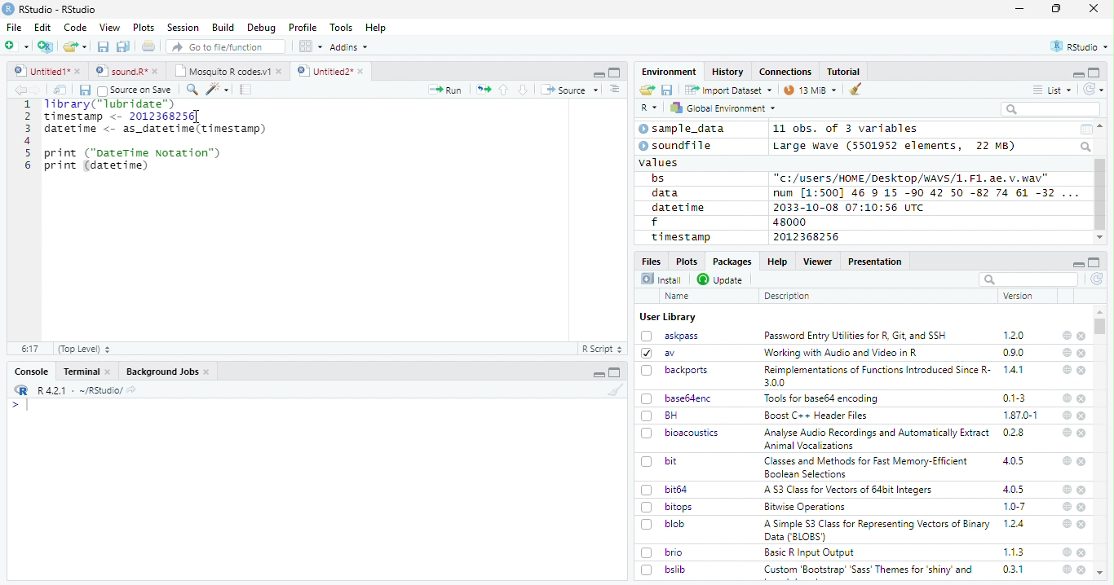 This screenshot has height=585, width=1114. What do you see at coordinates (1015, 523) in the screenshot?
I see `1.2.4` at bounding box center [1015, 523].